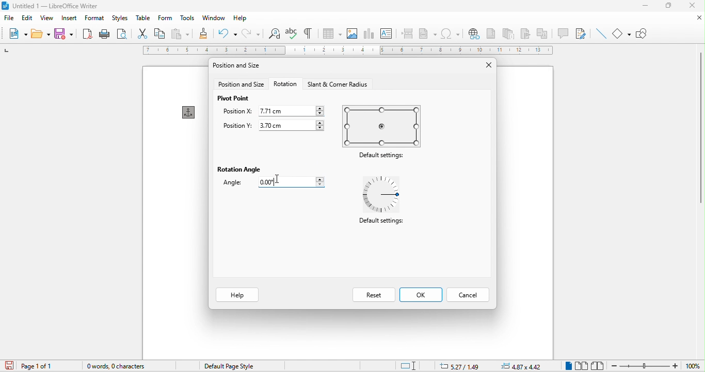 The image size is (705, 372). What do you see at coordinates (582, 366) in the screenshot?
I see `multiple page view` at bounding box center [582, 366].